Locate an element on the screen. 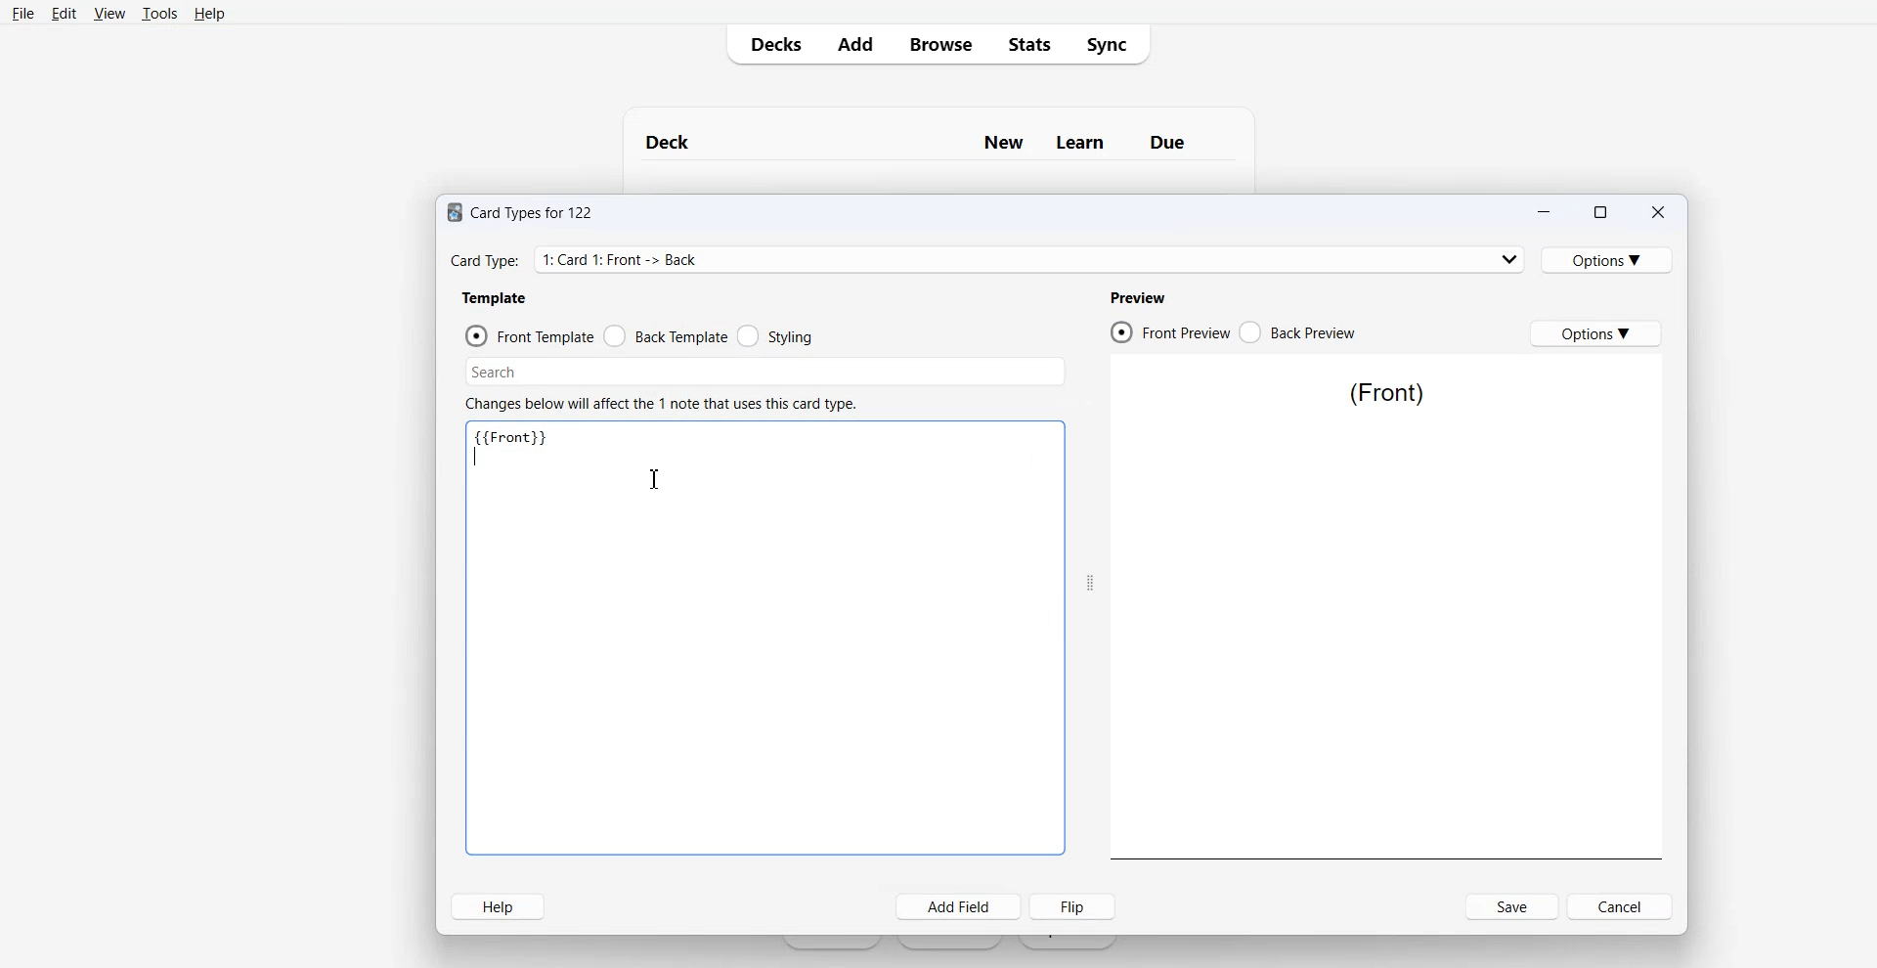 The width and height of the screenshot is (1877, 968). Stats is located at coordinates (1029, 44).